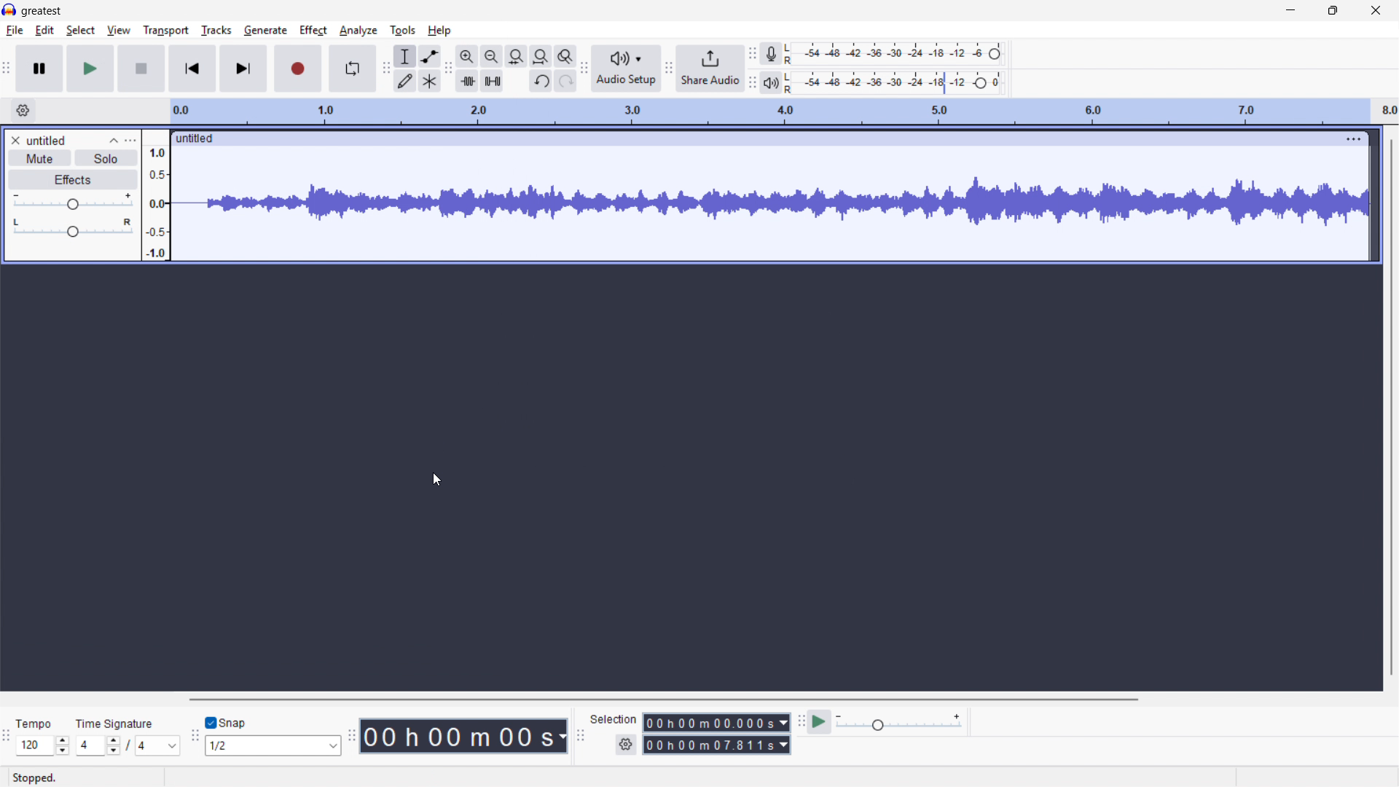  Describe the element at coordinates (195, 737) in the screenshot. I see `snapping toolbar` at that location.